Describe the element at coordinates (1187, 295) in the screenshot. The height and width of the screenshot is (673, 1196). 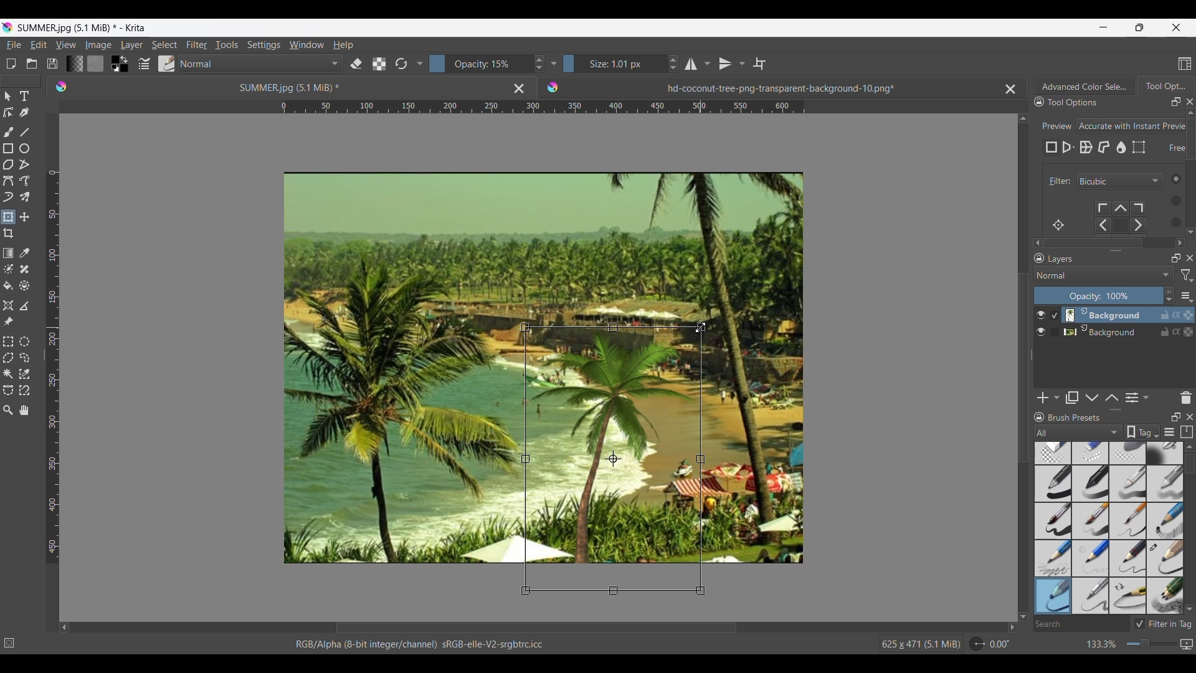
I see `Thumbnail size options` at that location.